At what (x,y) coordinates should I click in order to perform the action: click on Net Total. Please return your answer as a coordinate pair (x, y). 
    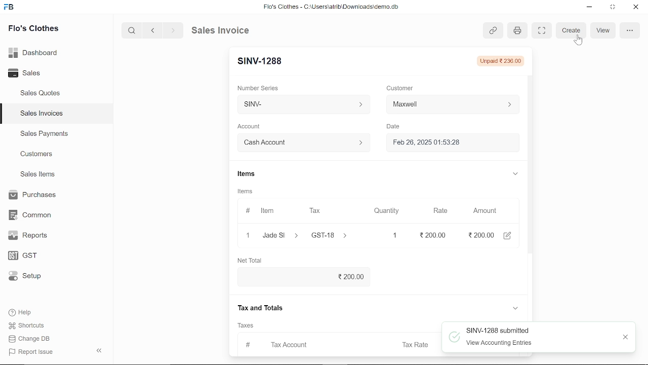
    Looking at the image, I should click on (253, 260).